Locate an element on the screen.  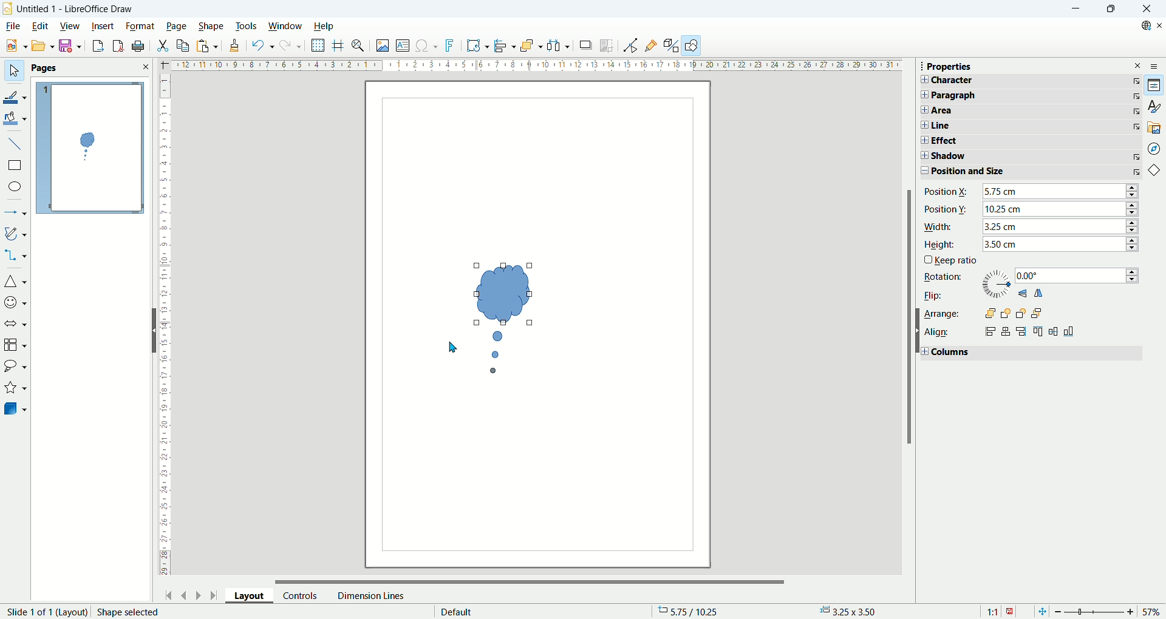
insert image is located at coordinates (382, 47).